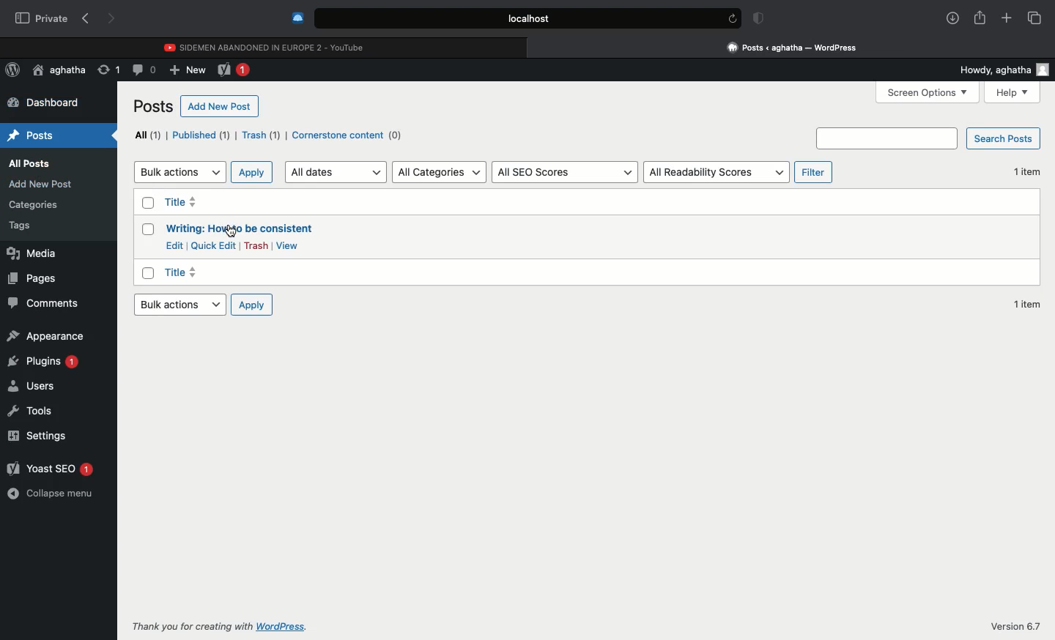  I want to click on Version 6.7, so click(1017, 626).